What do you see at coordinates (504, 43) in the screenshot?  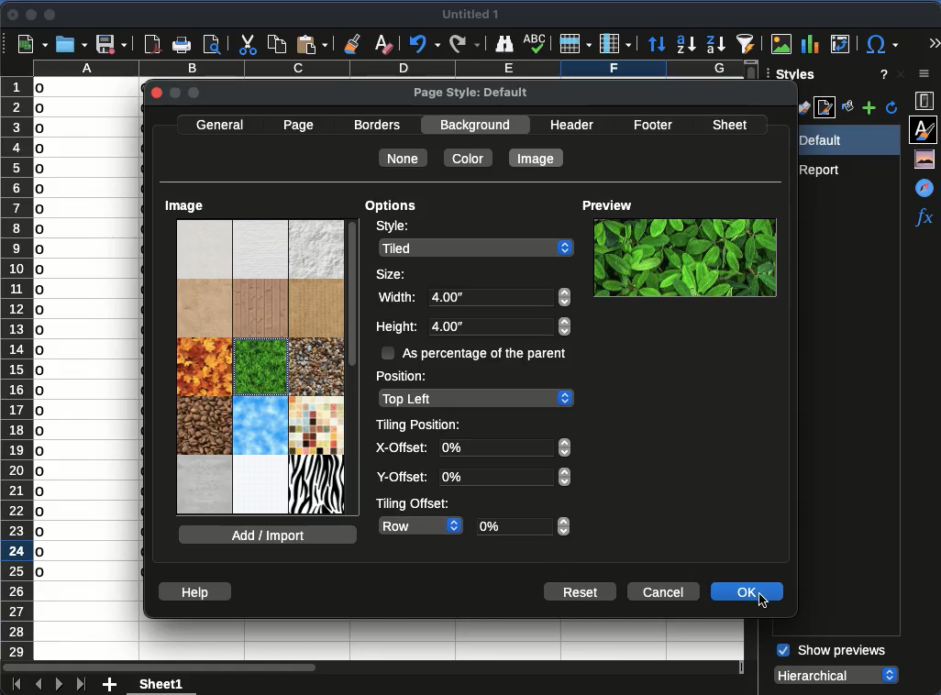 I see `finder` at bounding box center [504, 43].